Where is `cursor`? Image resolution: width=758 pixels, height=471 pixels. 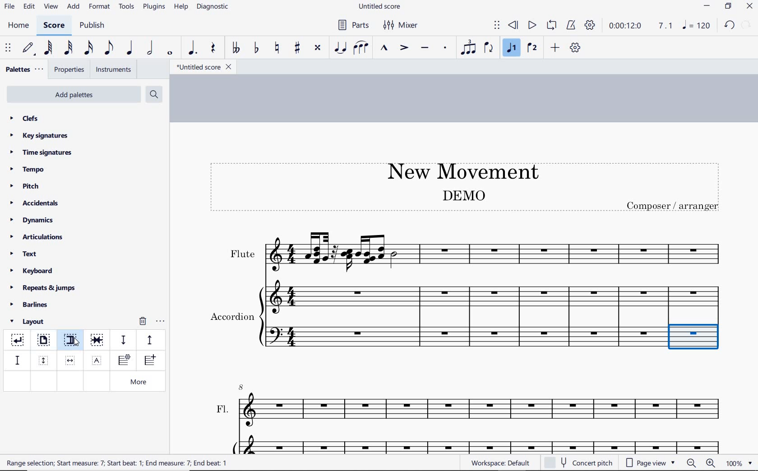
cursor is located at coordinates (78, 342).